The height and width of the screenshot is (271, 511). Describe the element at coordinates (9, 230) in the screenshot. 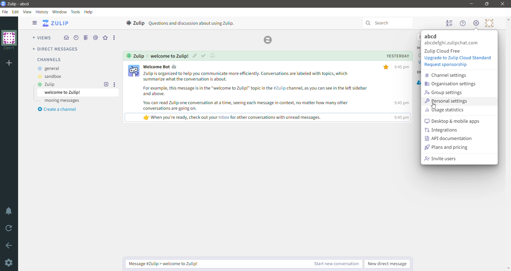

I see `Reload` at that location.